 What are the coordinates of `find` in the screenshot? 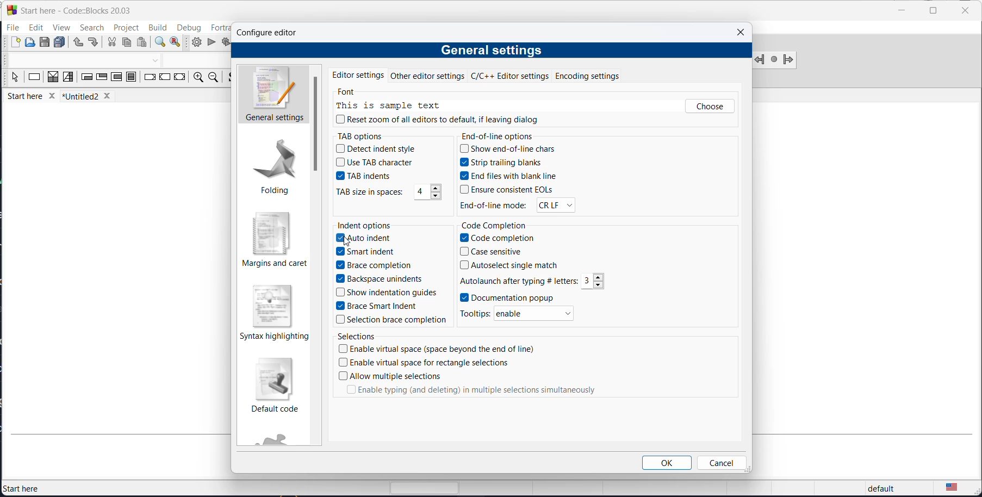 It's located at (159, 44).